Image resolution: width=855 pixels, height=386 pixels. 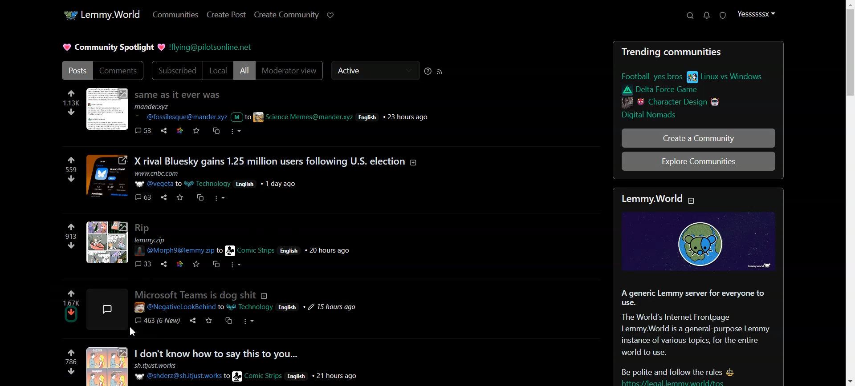 What do you see at coordinates (119, 70) in the screenshot?
I see `Comments` at bounding box center [119, 70].